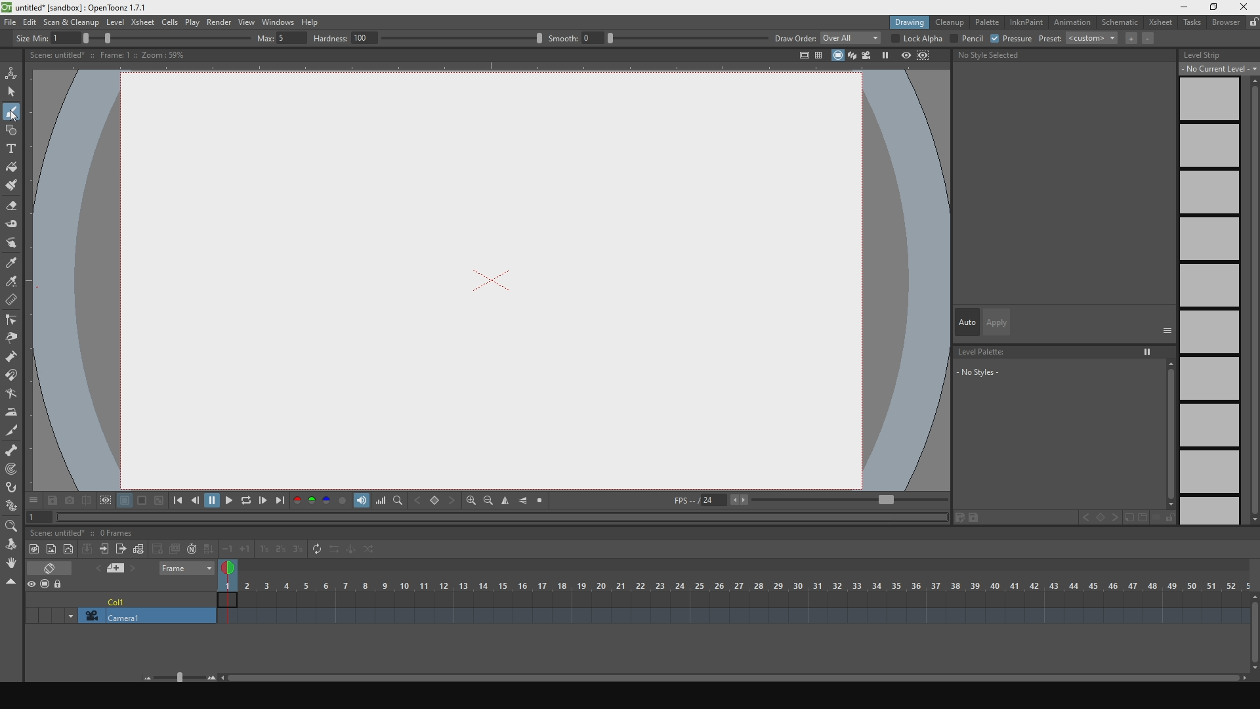  Describe the element at coordinates (64, 582) in the screenshot. I see `lock` at that location.